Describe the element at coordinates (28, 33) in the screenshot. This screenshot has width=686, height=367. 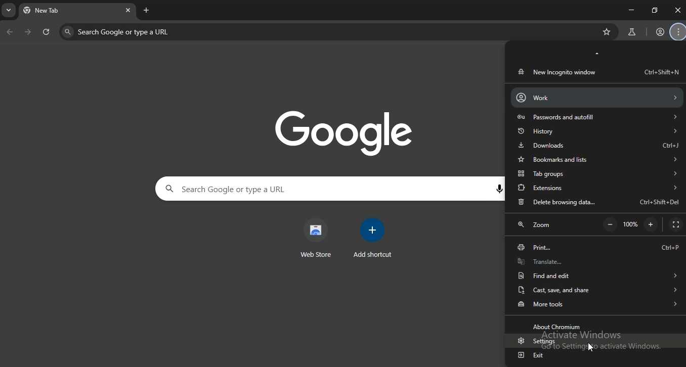
I see `next page` at that location.